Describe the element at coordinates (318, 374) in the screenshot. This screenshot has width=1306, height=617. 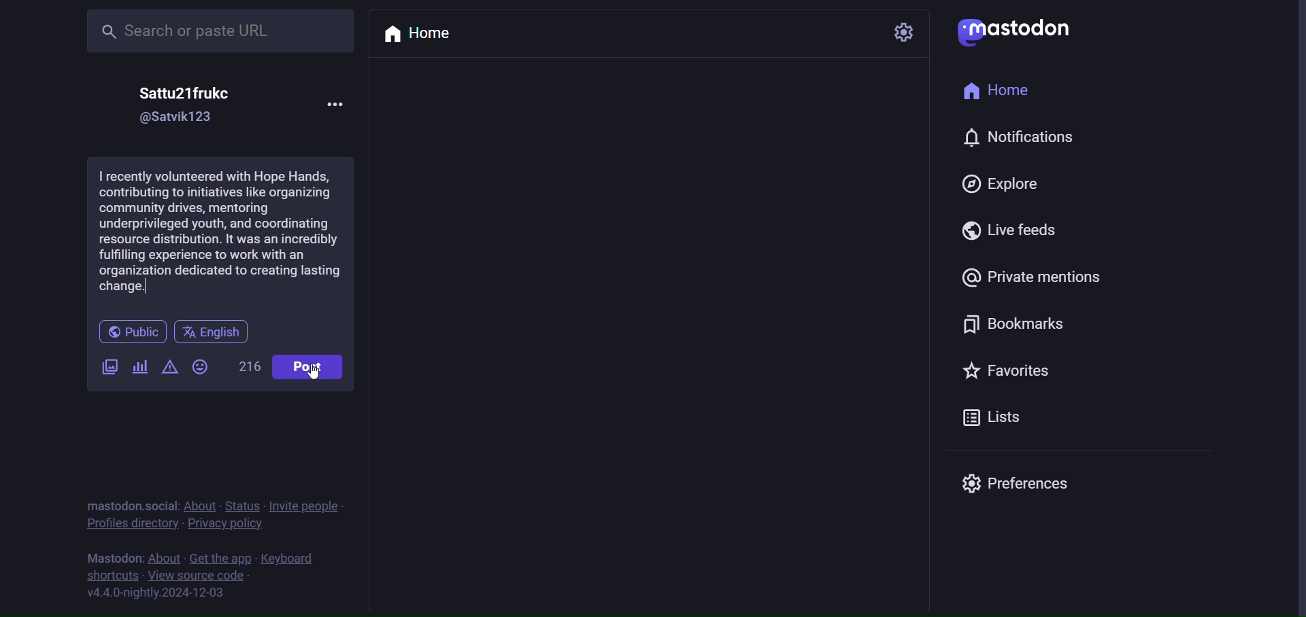
I see `Cursor` at that location.